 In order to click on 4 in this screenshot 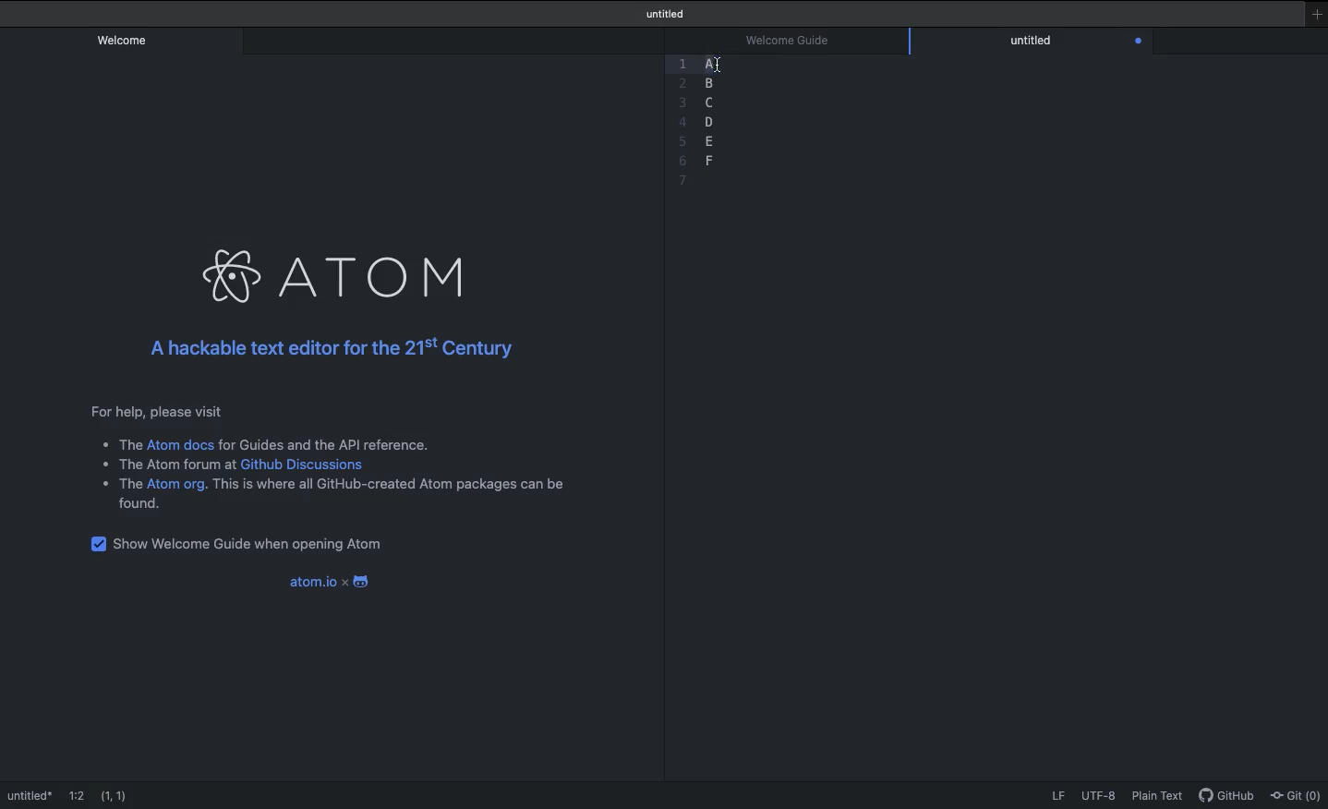, I will do `click(680, 121)`.